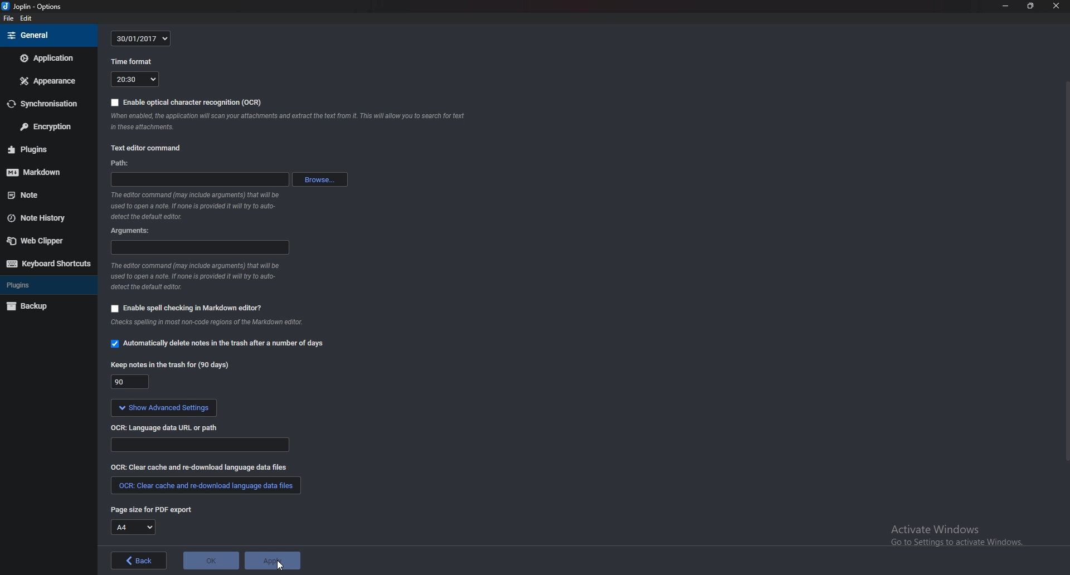 Image resolution: width=1070 pixels, height=575 pixels. I want to click on 20:30, so click(134, 80).